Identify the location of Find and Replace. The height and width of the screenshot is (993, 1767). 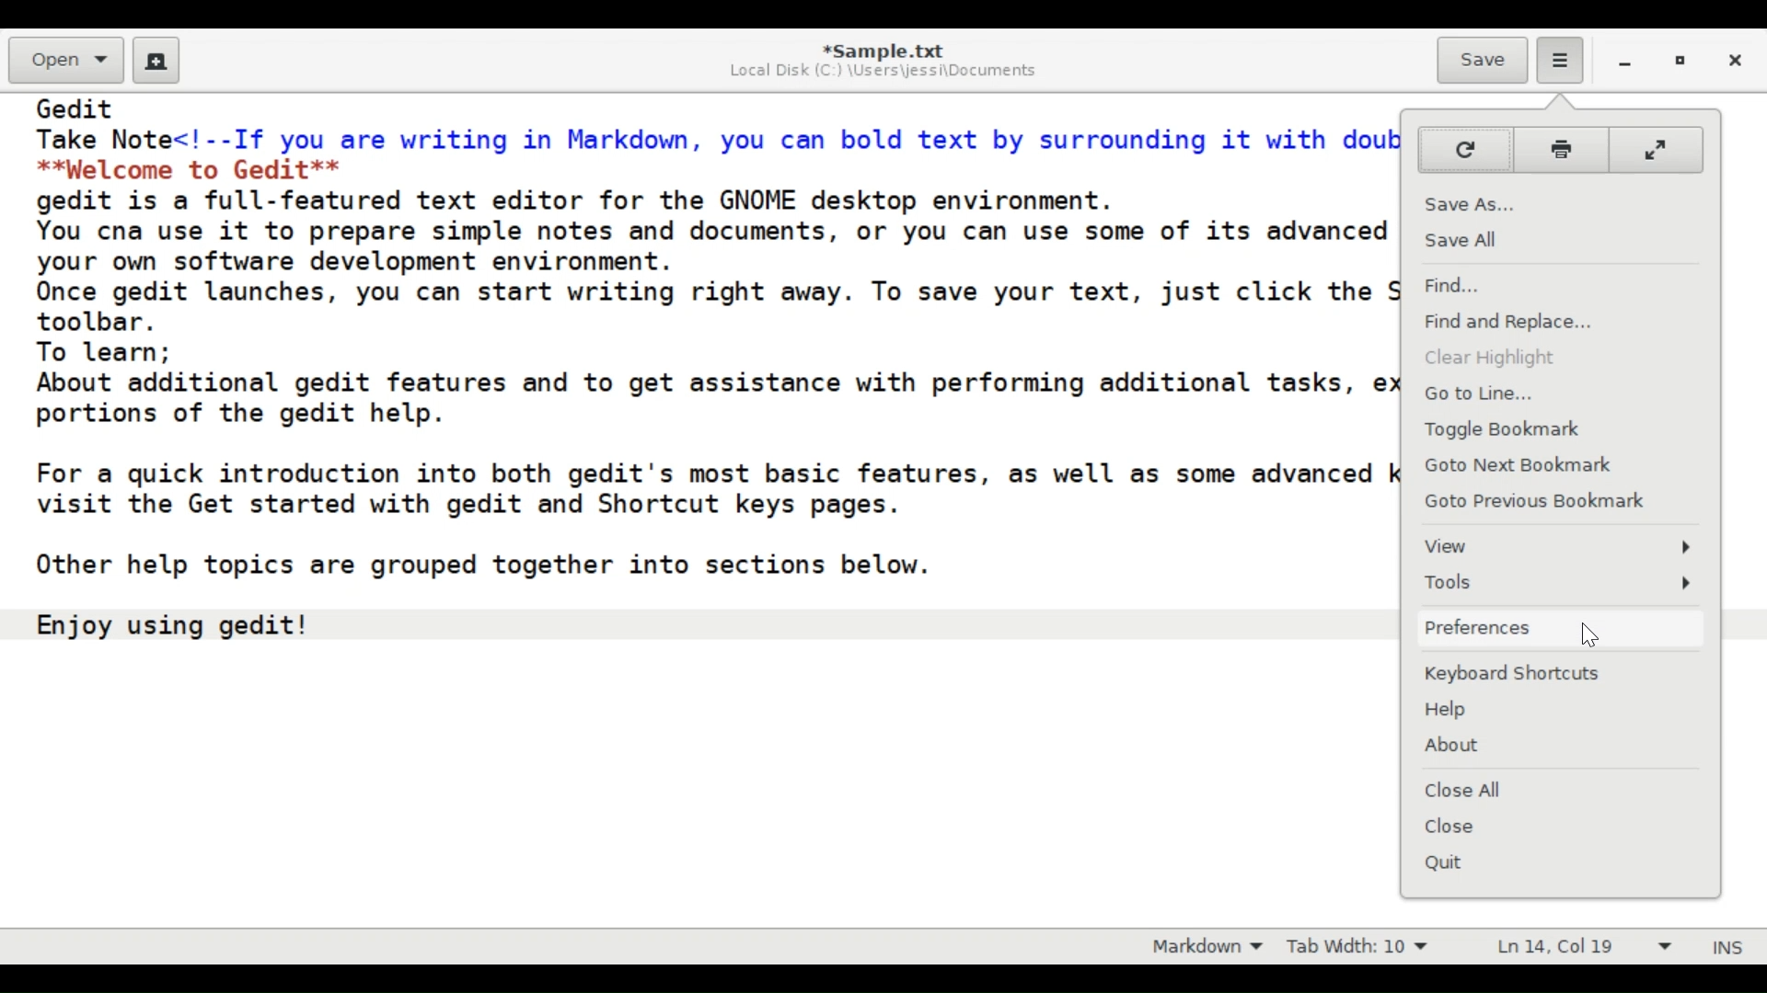
(1556, 324).